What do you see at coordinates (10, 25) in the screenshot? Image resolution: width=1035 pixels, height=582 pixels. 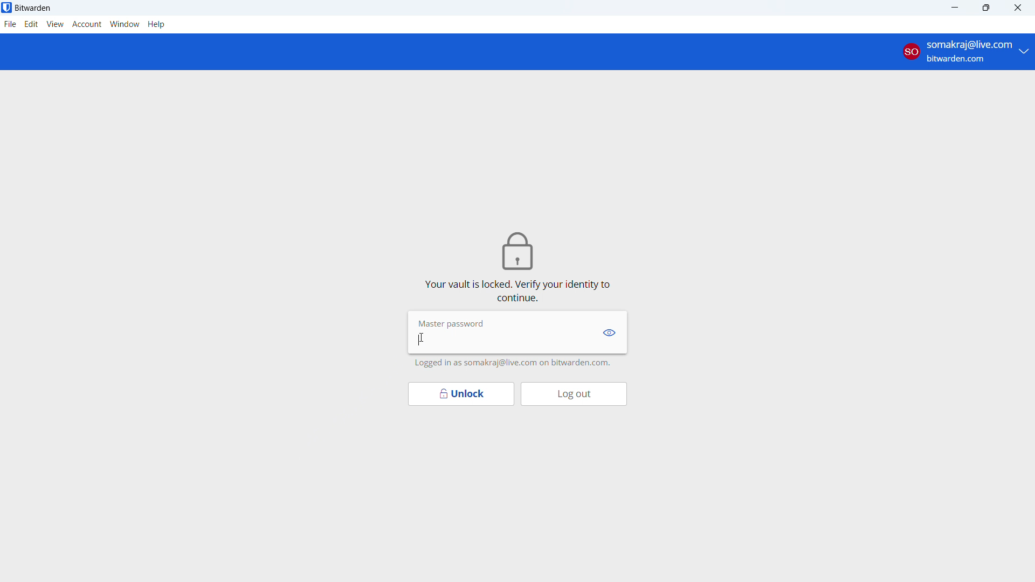 I see `file` at bounding box center [10, 25].